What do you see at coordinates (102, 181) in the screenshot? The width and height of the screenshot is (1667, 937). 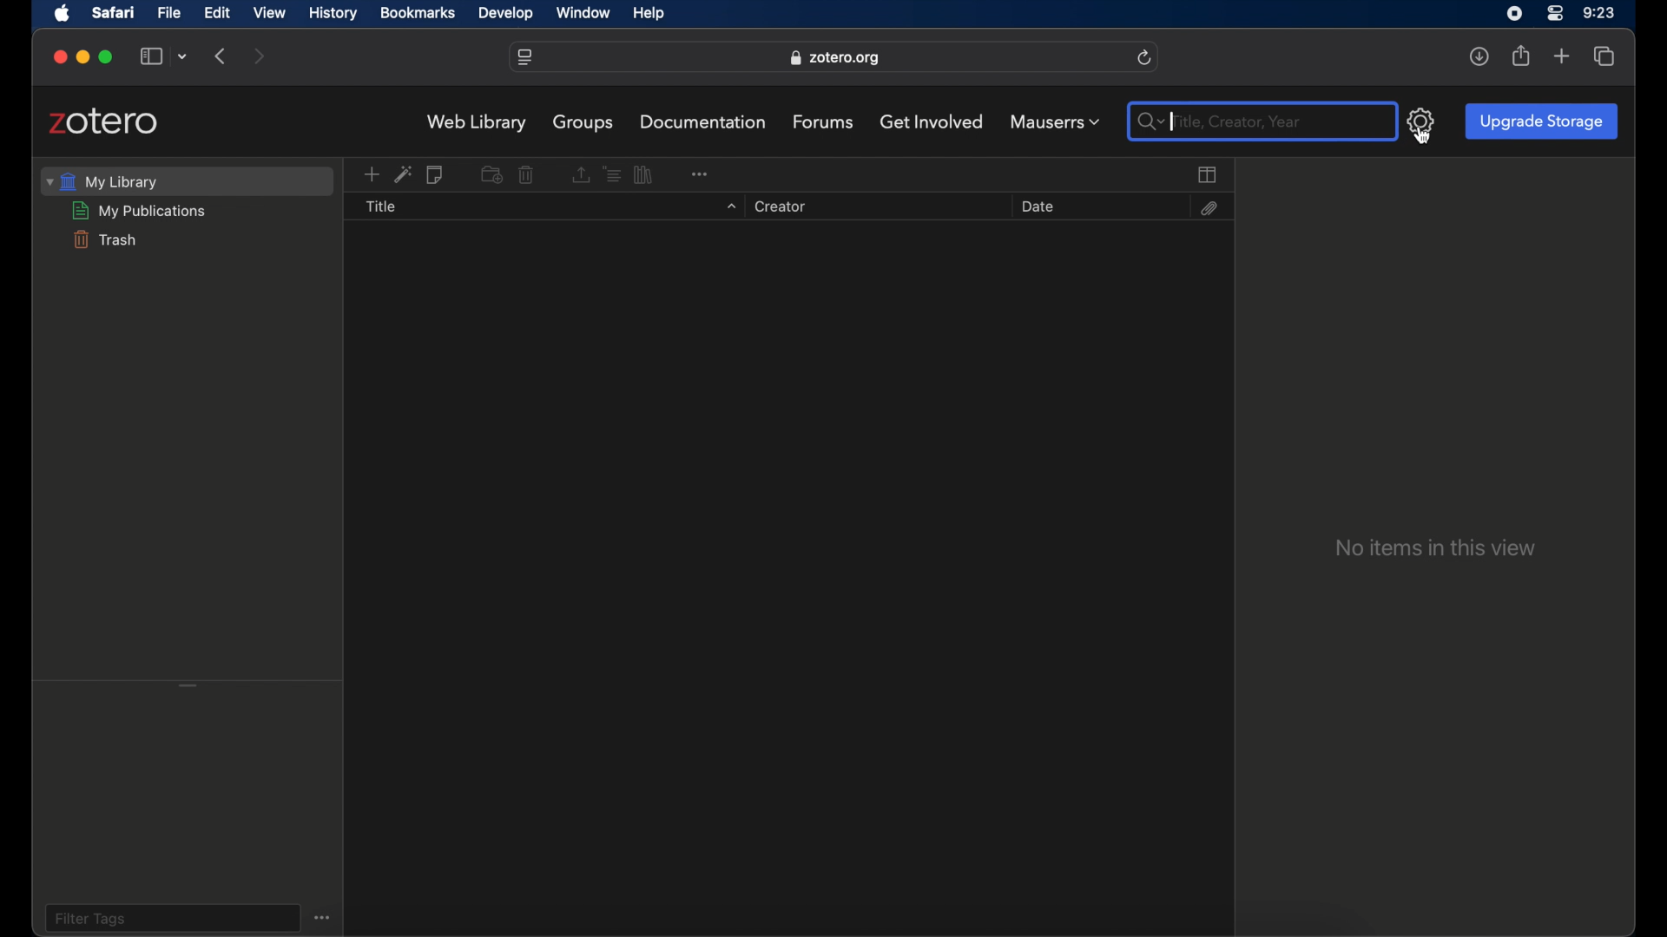 I see `my library` at bounding box center [102, 181].